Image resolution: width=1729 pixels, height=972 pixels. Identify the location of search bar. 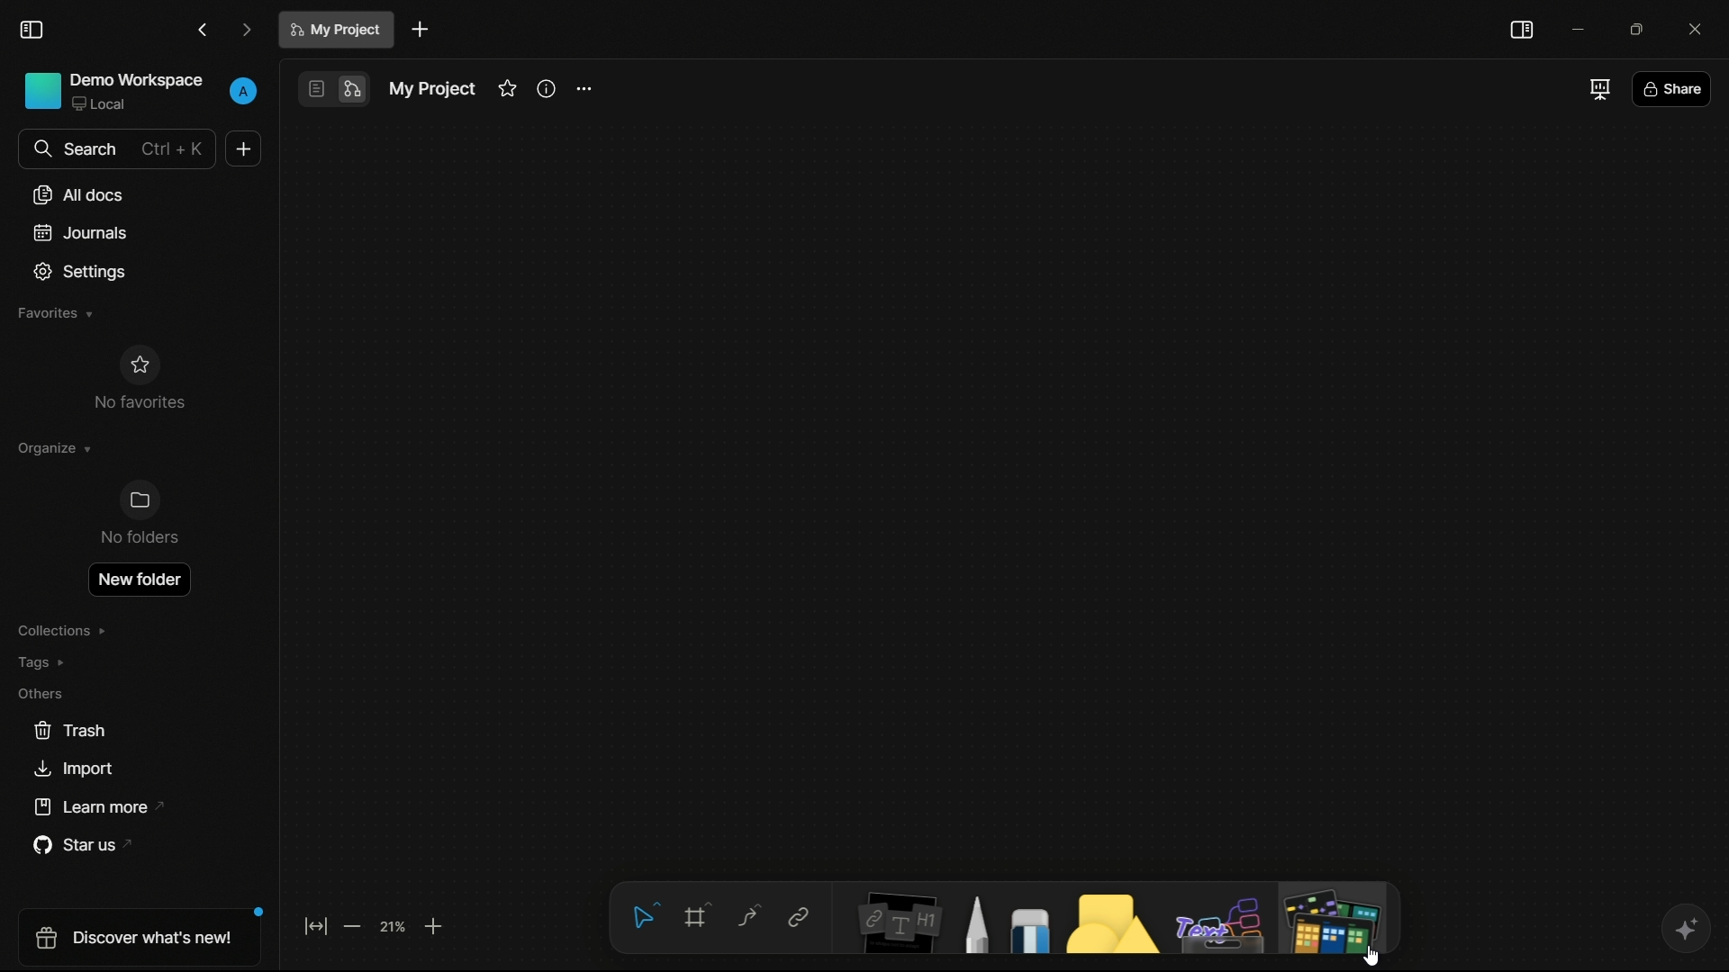
(118, 149).